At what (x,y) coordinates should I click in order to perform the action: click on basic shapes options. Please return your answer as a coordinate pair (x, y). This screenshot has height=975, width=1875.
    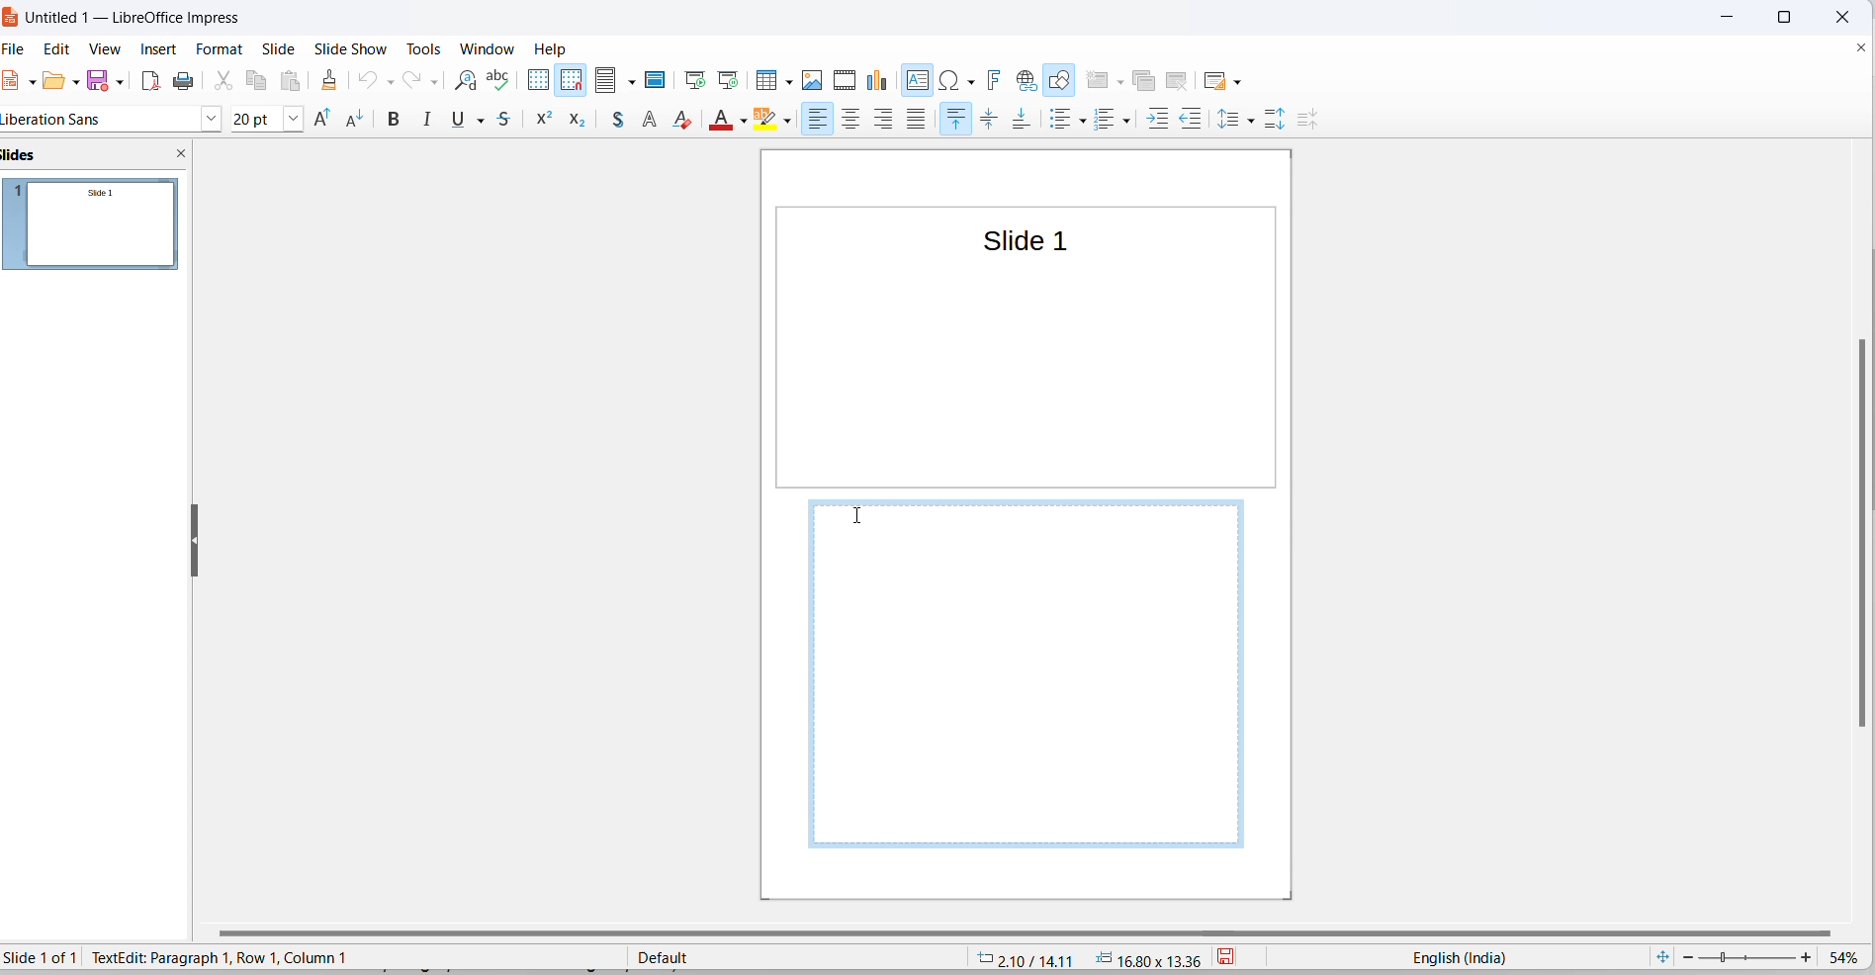
    Looking at the image, I should click on (445, 121).